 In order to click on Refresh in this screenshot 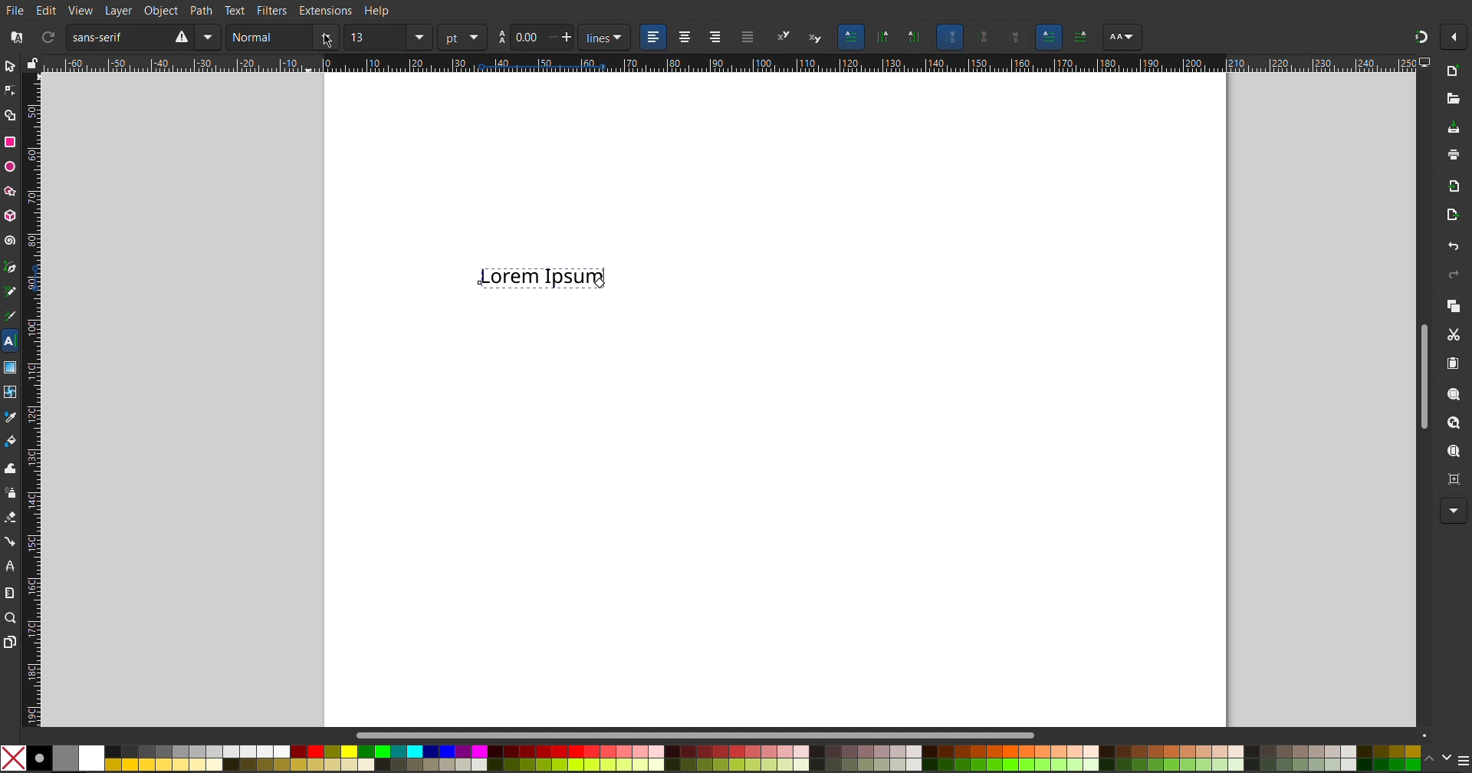, I will do `click(48, 38)`.